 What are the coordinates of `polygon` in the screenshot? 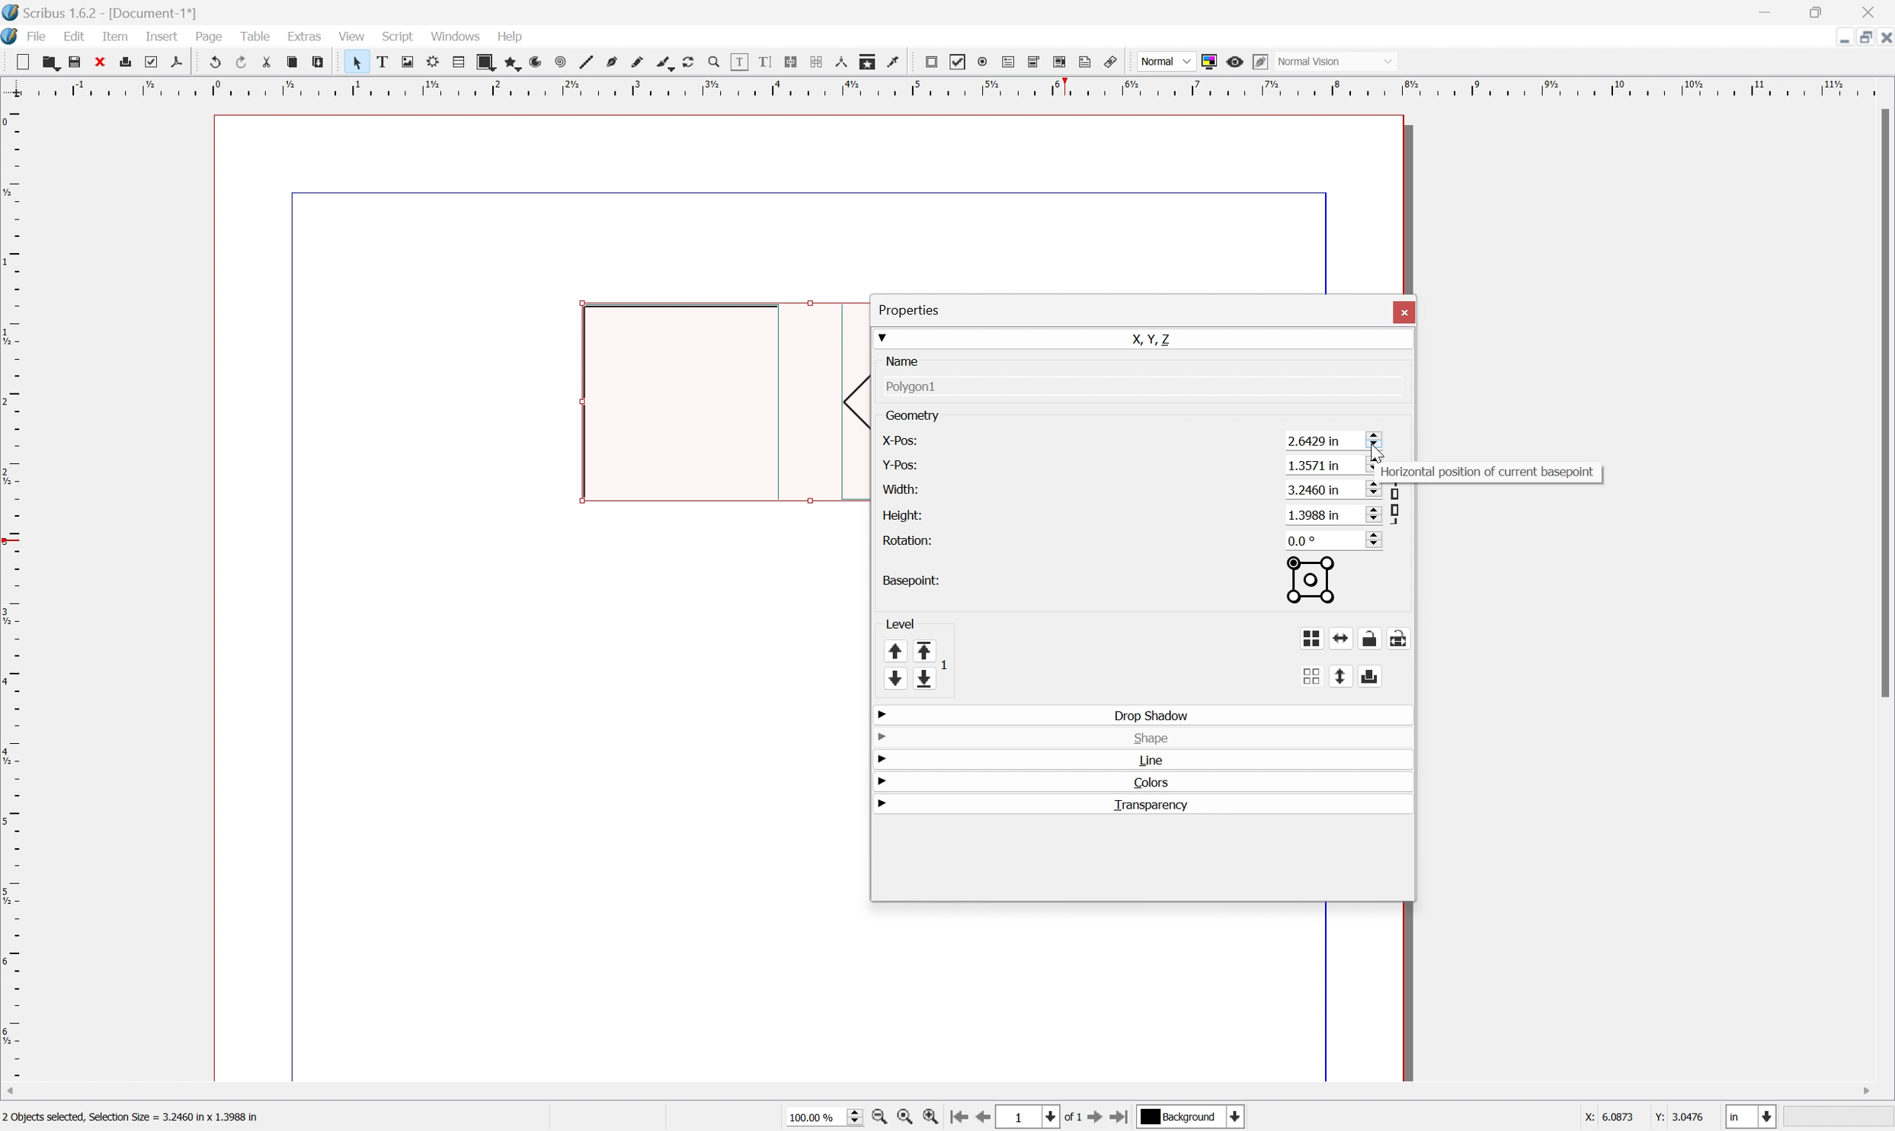 It's located at (507, 62).